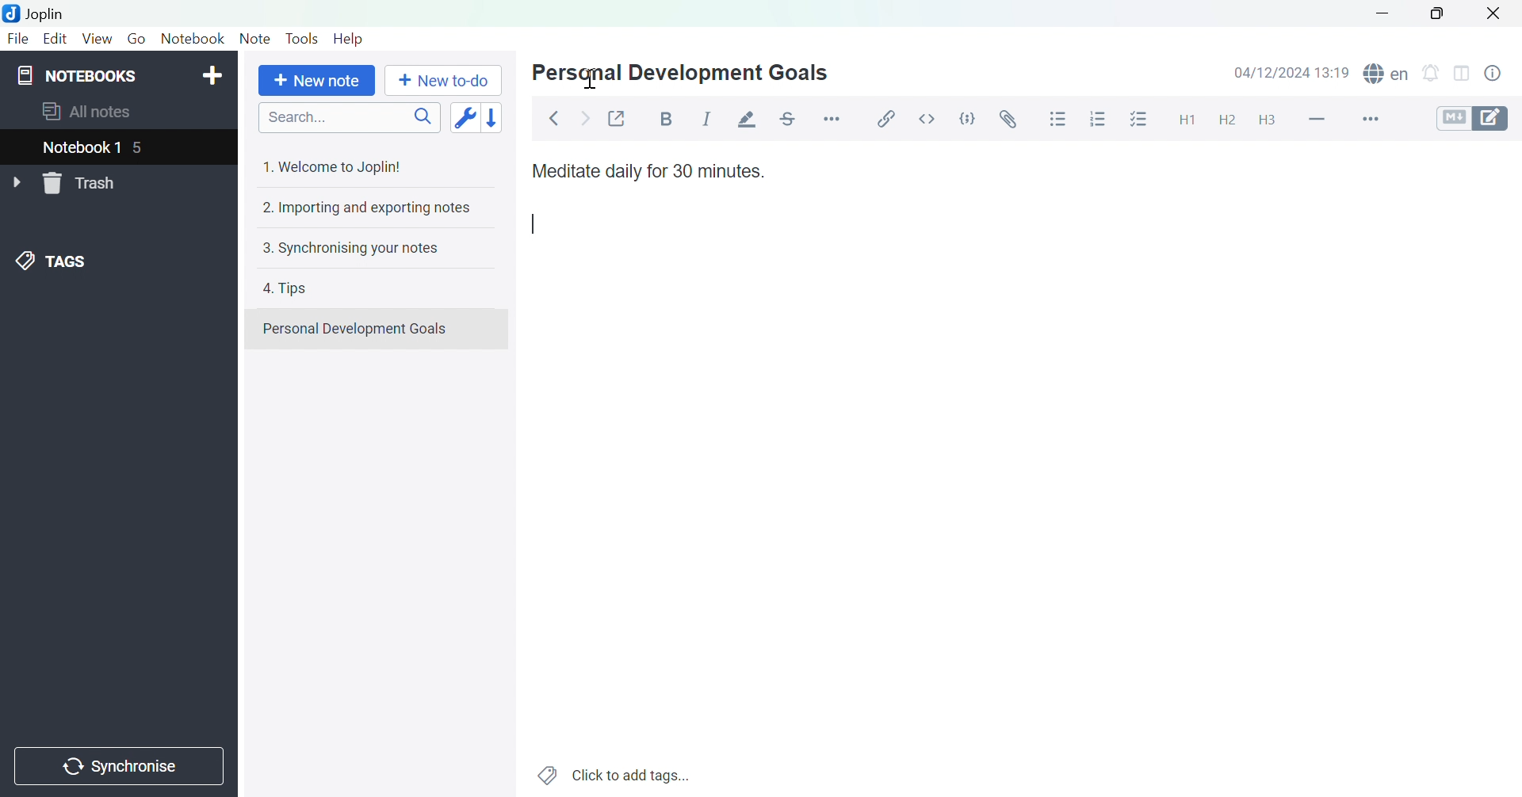 This screenshot has height=797, width=1522. What do you see at coordinates (349, 40) in the screenshot?
I see `Help` at bounding box center [349, 40].